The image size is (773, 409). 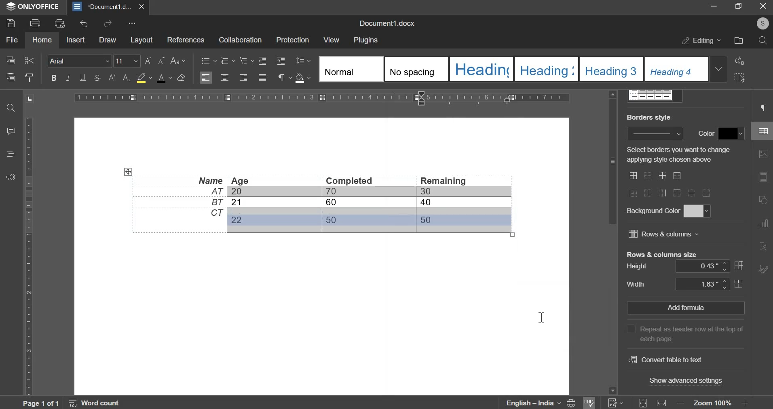 What do you see at coordinates (664, 234) in the screenshot?
I see `rows and columns` at bounding box center [664, 234].